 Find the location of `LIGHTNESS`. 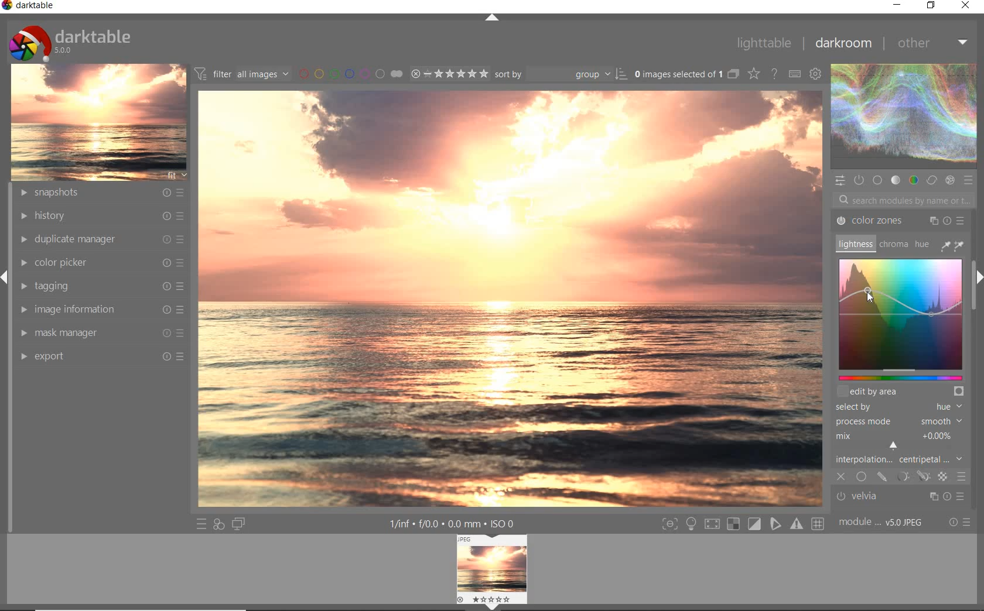

LIGHTNESS is located at coordinates (854, 243).